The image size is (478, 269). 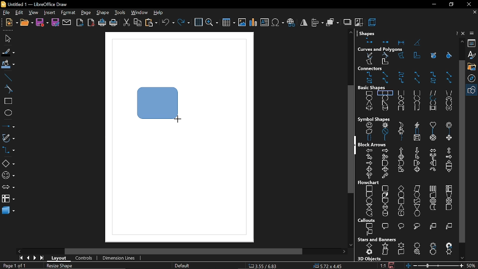 I want to click on resize shape, so click(x=60, y=266).